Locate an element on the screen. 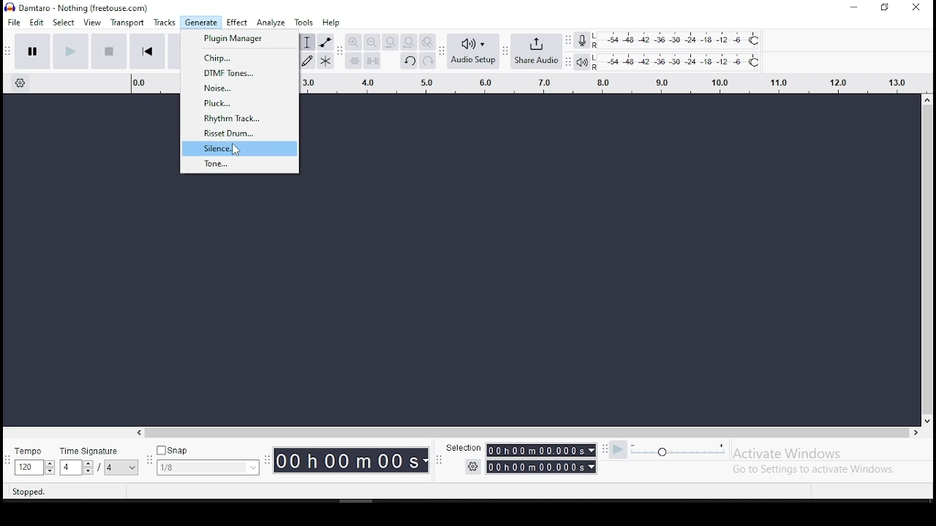  restore is located at coordinates (886, 7).